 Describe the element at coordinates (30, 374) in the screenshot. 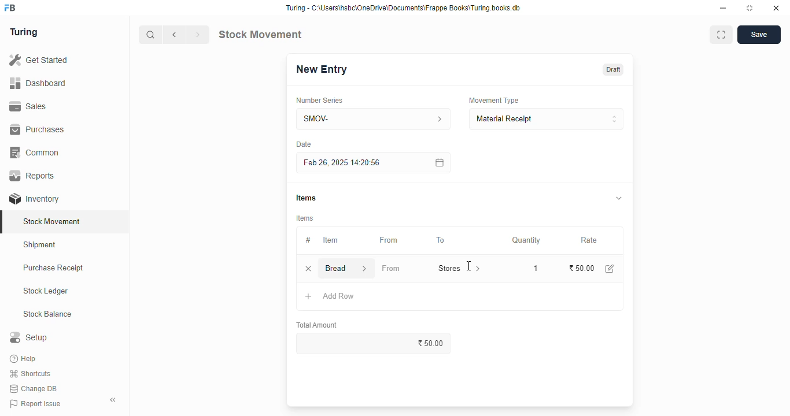

I see `shortcuts` at that location.